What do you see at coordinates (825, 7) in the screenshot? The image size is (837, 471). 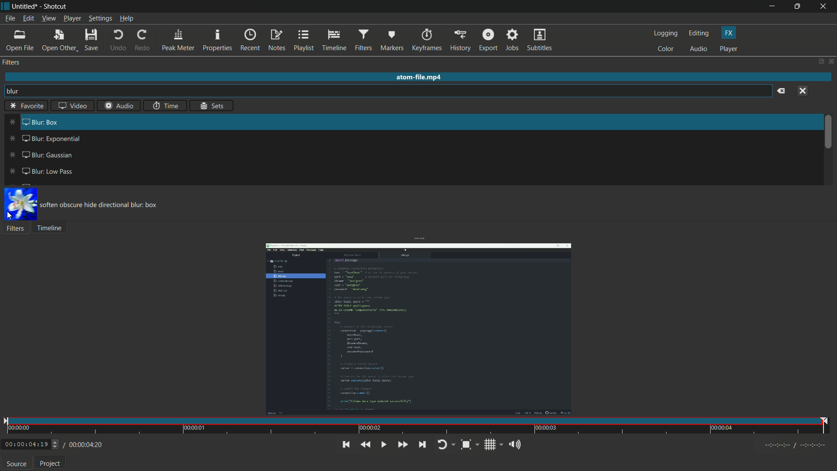 I see `close app` at bounding box center [825, 7].